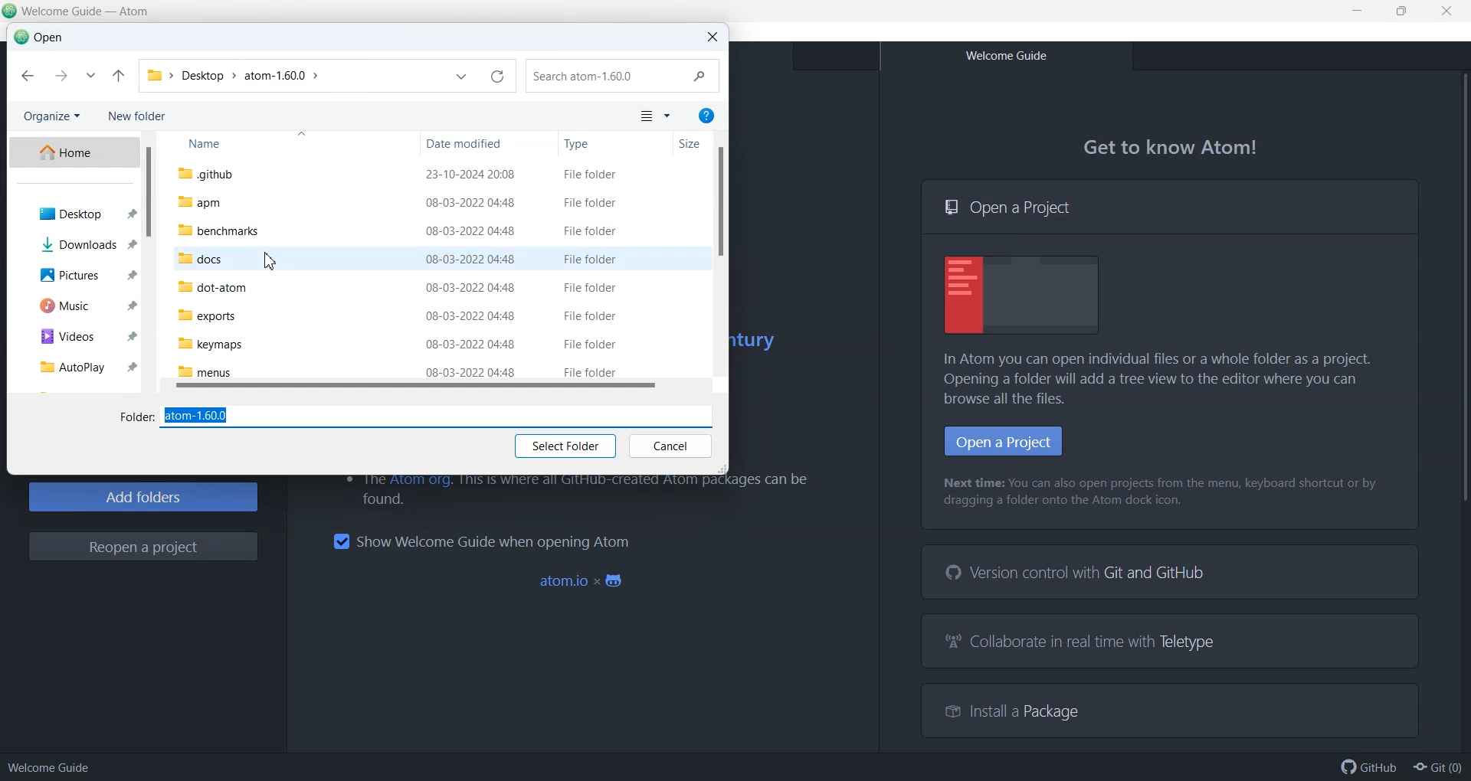 The height and width of the screenshot is (781, 1471). What do you see at coordinates (698, 145) in the screenshot?
I see `Size` at bounding box center [698, 145].